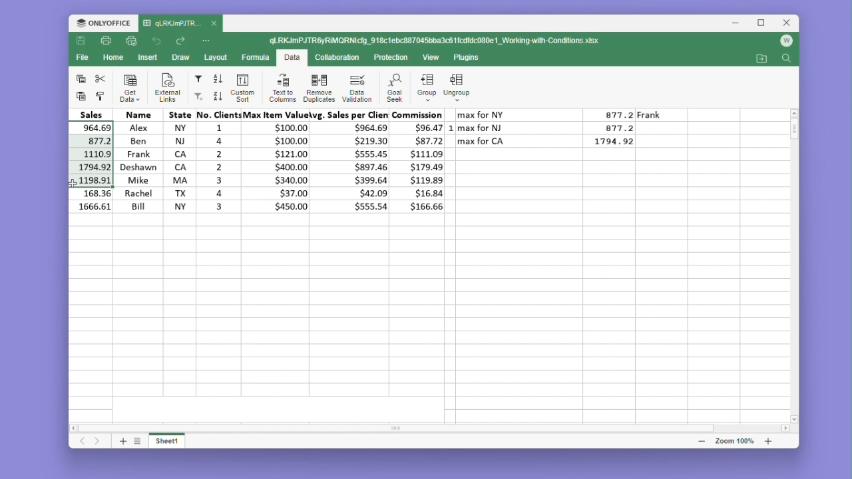  What do you see at coordinates (763, 59) in the screenshot?
I see `Go to file location` at bounding box center [763, 59].